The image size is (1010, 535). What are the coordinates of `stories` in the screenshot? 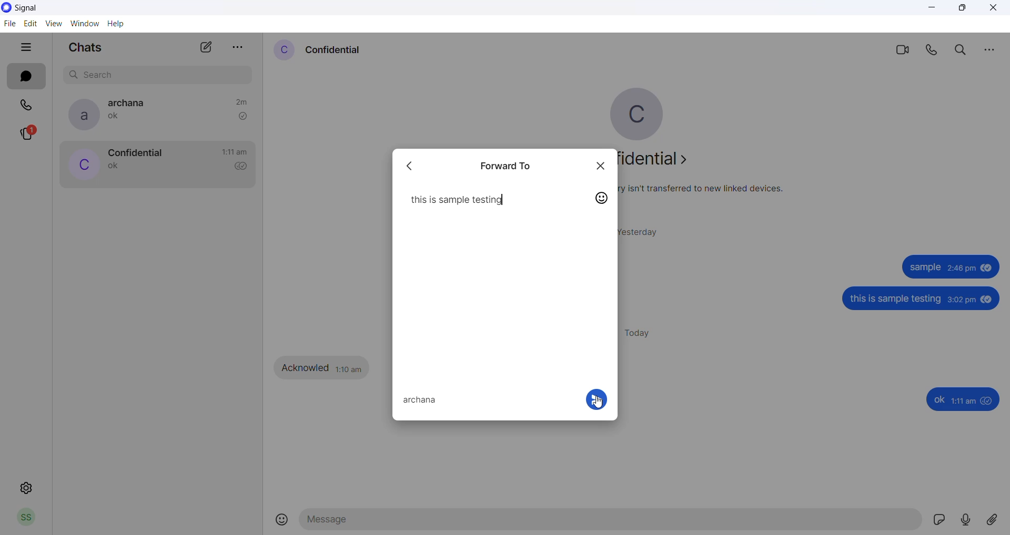 It's located at (33, 134).